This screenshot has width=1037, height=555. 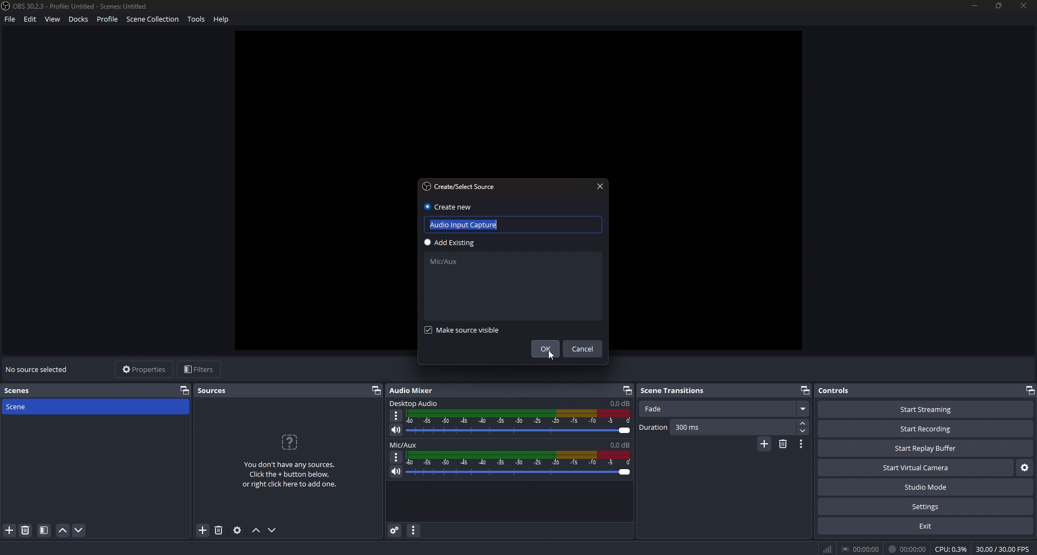 I want to click on info, so click(x=290, y=462).